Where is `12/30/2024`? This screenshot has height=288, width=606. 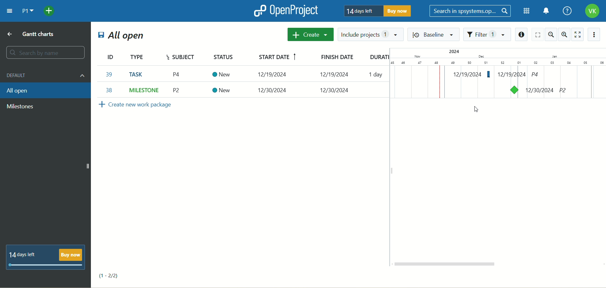 12/30/2024 is located at coordinates (269, 91).